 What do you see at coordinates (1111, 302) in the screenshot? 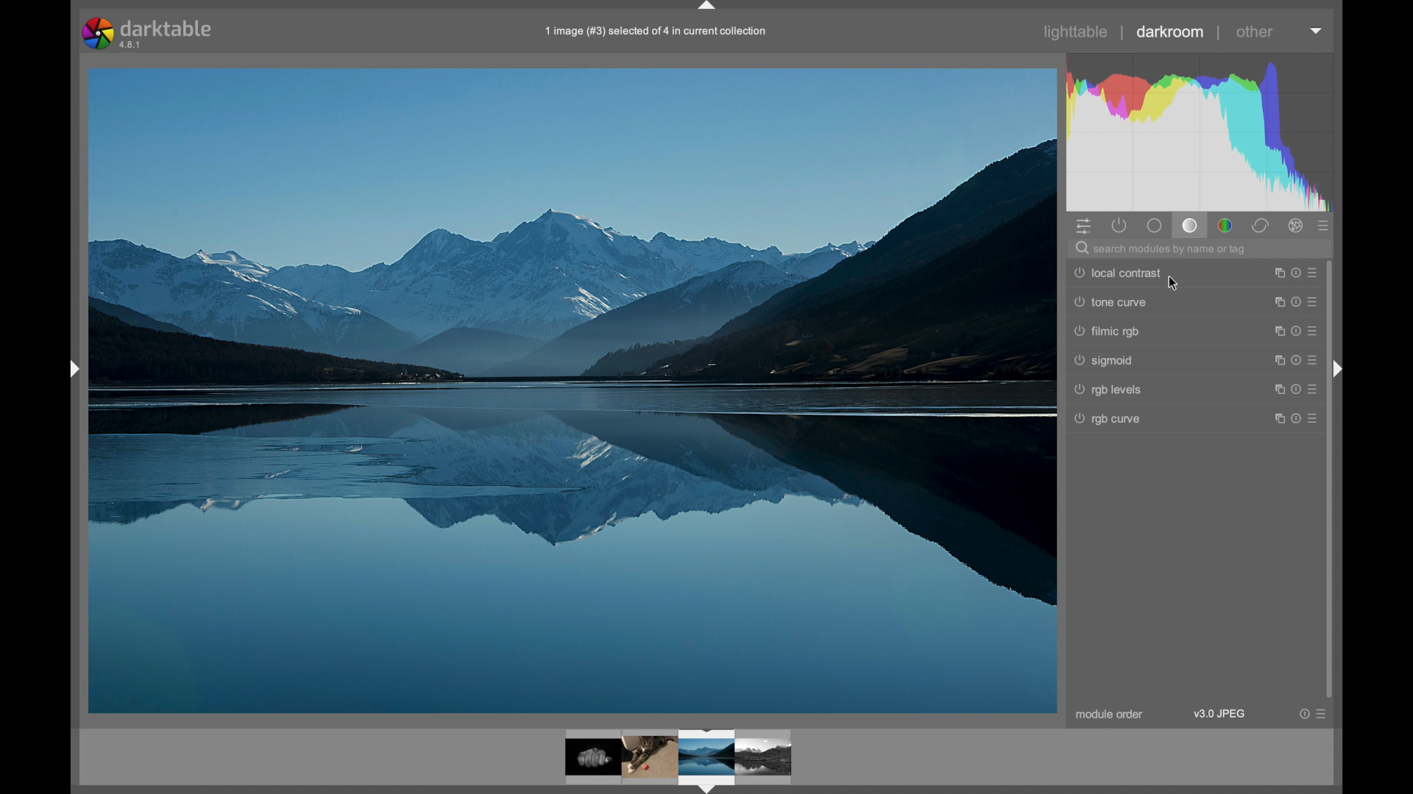
I see `tone curve` at bounding box center [1111, 302].